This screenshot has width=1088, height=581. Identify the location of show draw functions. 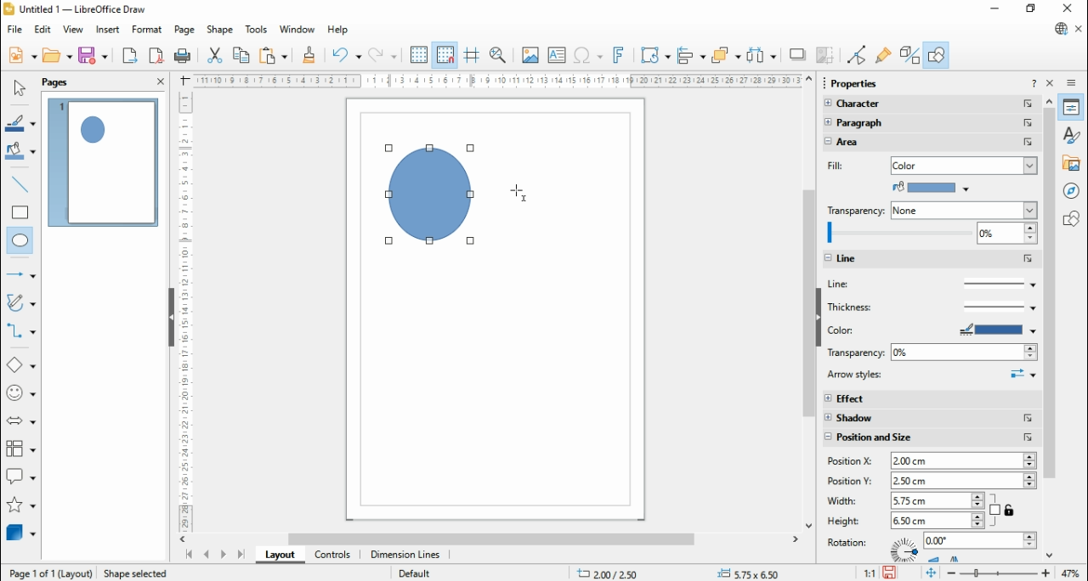
(936, 54).